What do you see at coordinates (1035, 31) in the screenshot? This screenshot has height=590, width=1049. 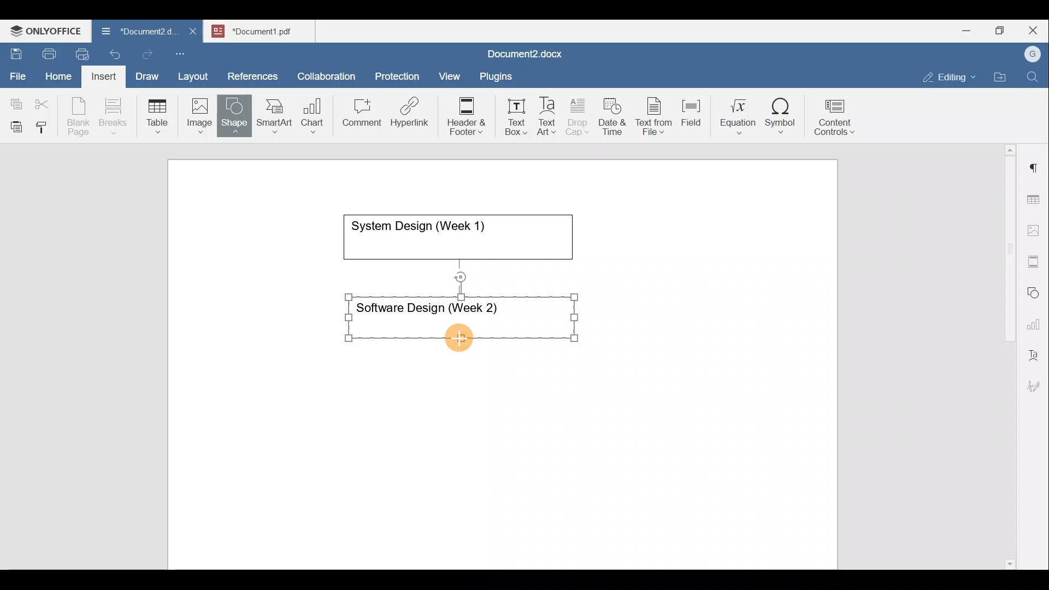 I see `Close` at bounding box center [1035, 31].